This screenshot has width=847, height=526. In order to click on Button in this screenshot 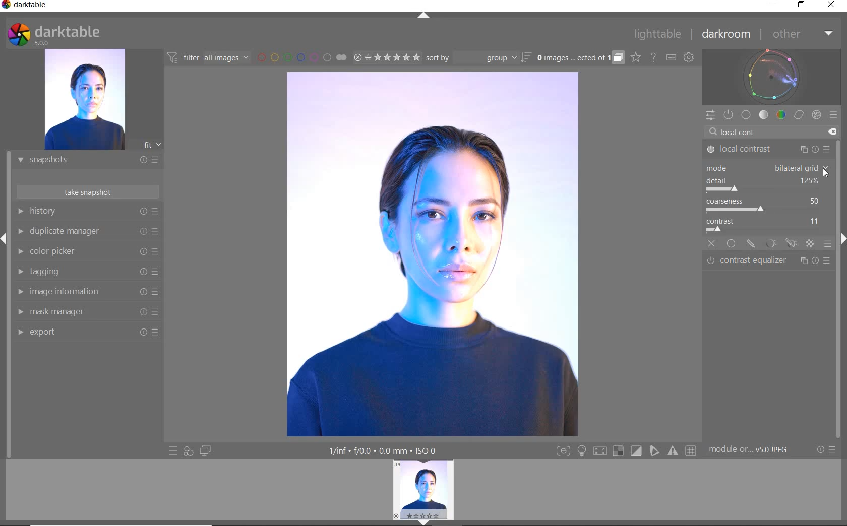, I will do `click(599, 452)`.